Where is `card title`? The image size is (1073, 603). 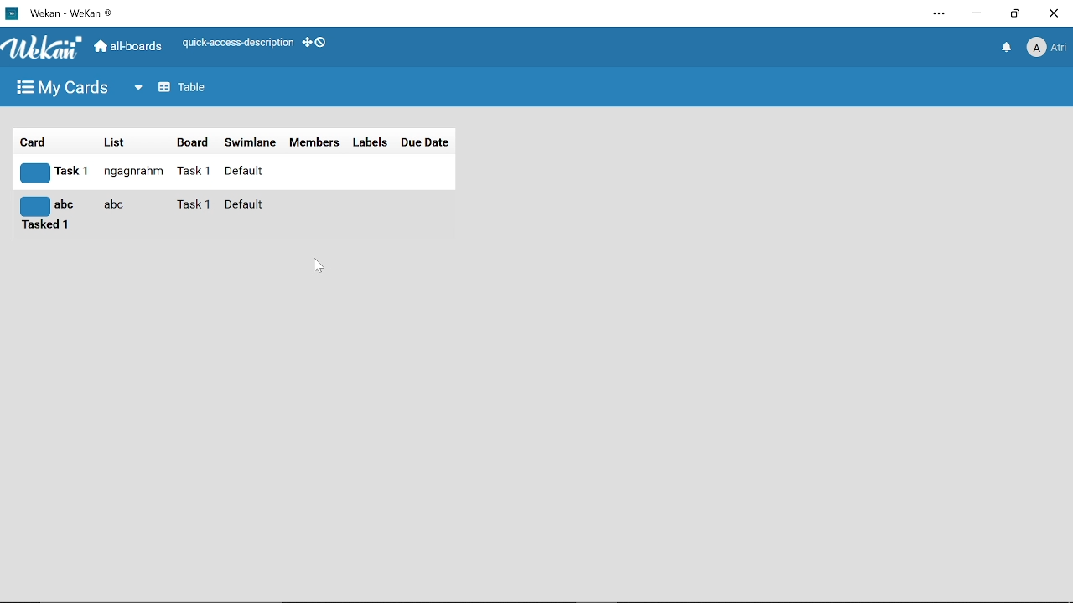 card title is located at coordinates (56, 173).